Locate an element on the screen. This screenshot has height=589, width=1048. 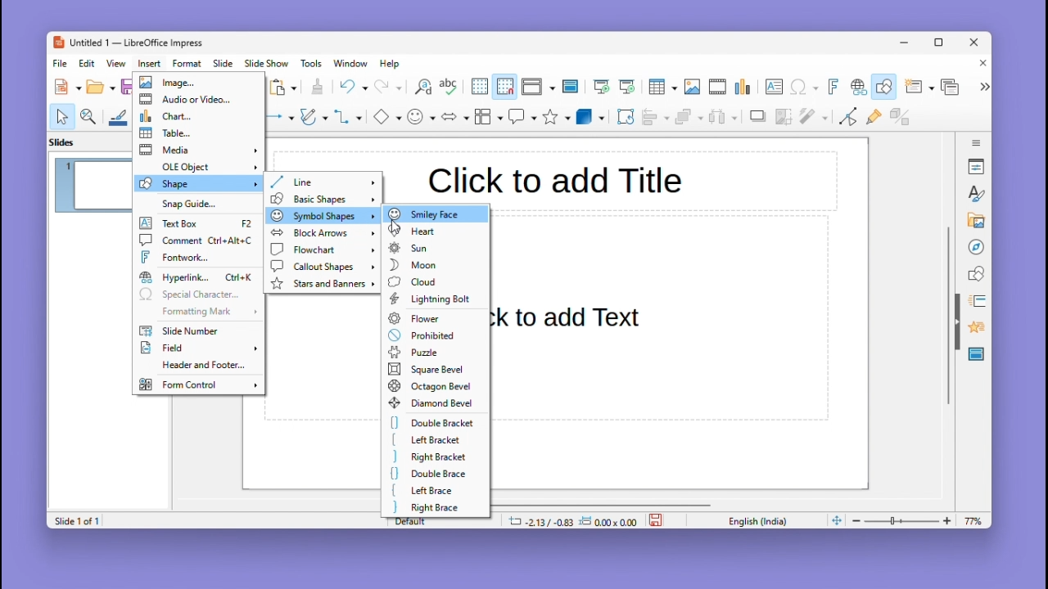
snap to grid is located at coordinates (504, 87).